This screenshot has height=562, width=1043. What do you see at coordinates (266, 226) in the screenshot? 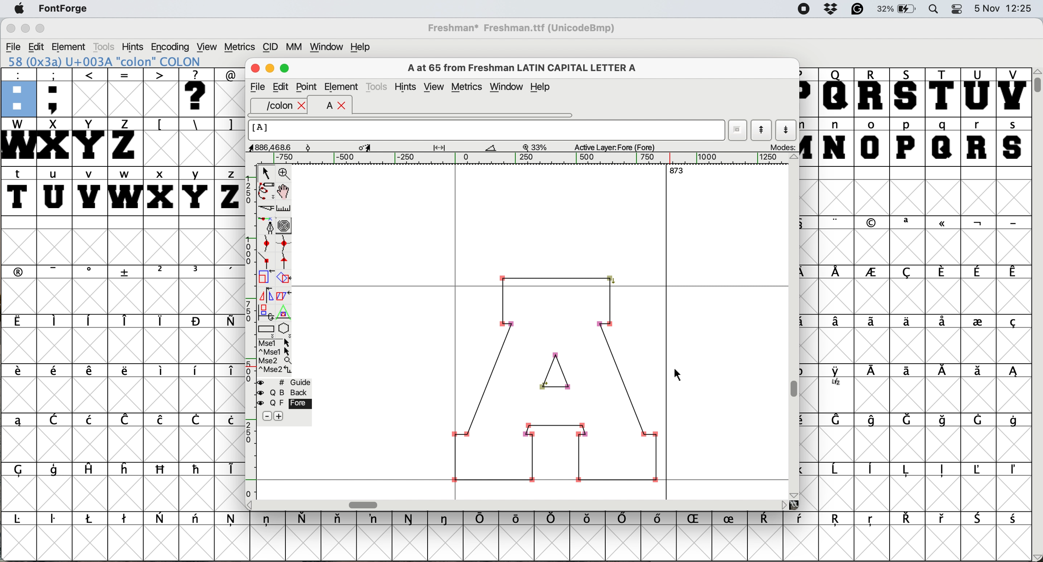
I see `add a point and drag out it corners` at bounding box center [266, 226].